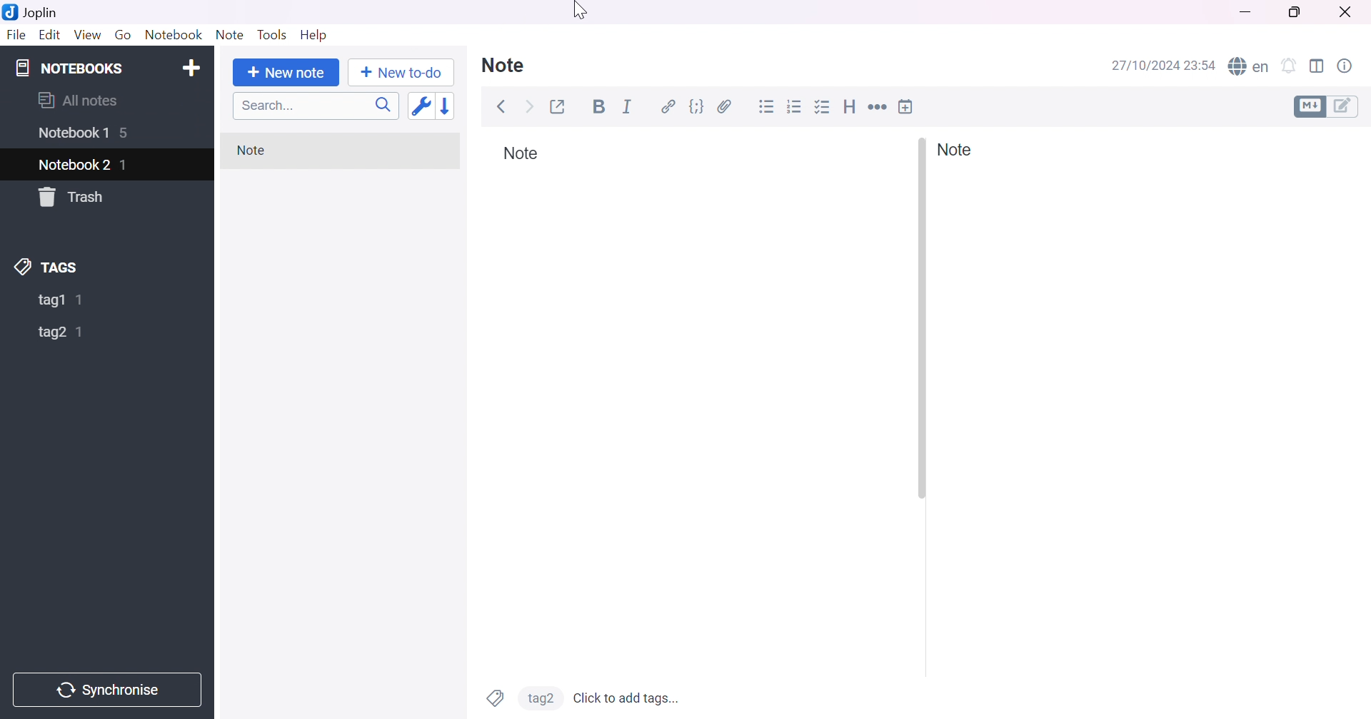 The image size is (1371, 719). Describe the element at coordinates (127, 165) in the screenshot. I see `1` at that location.